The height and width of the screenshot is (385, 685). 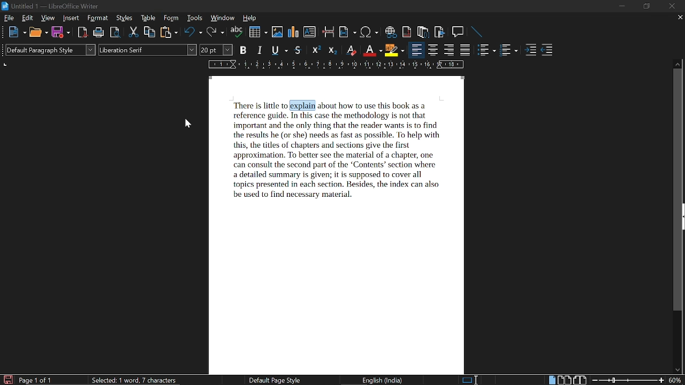 What do you see at coordinates (98, 19) in the screenshot?
I see `format` at bounding box center [98, 19].